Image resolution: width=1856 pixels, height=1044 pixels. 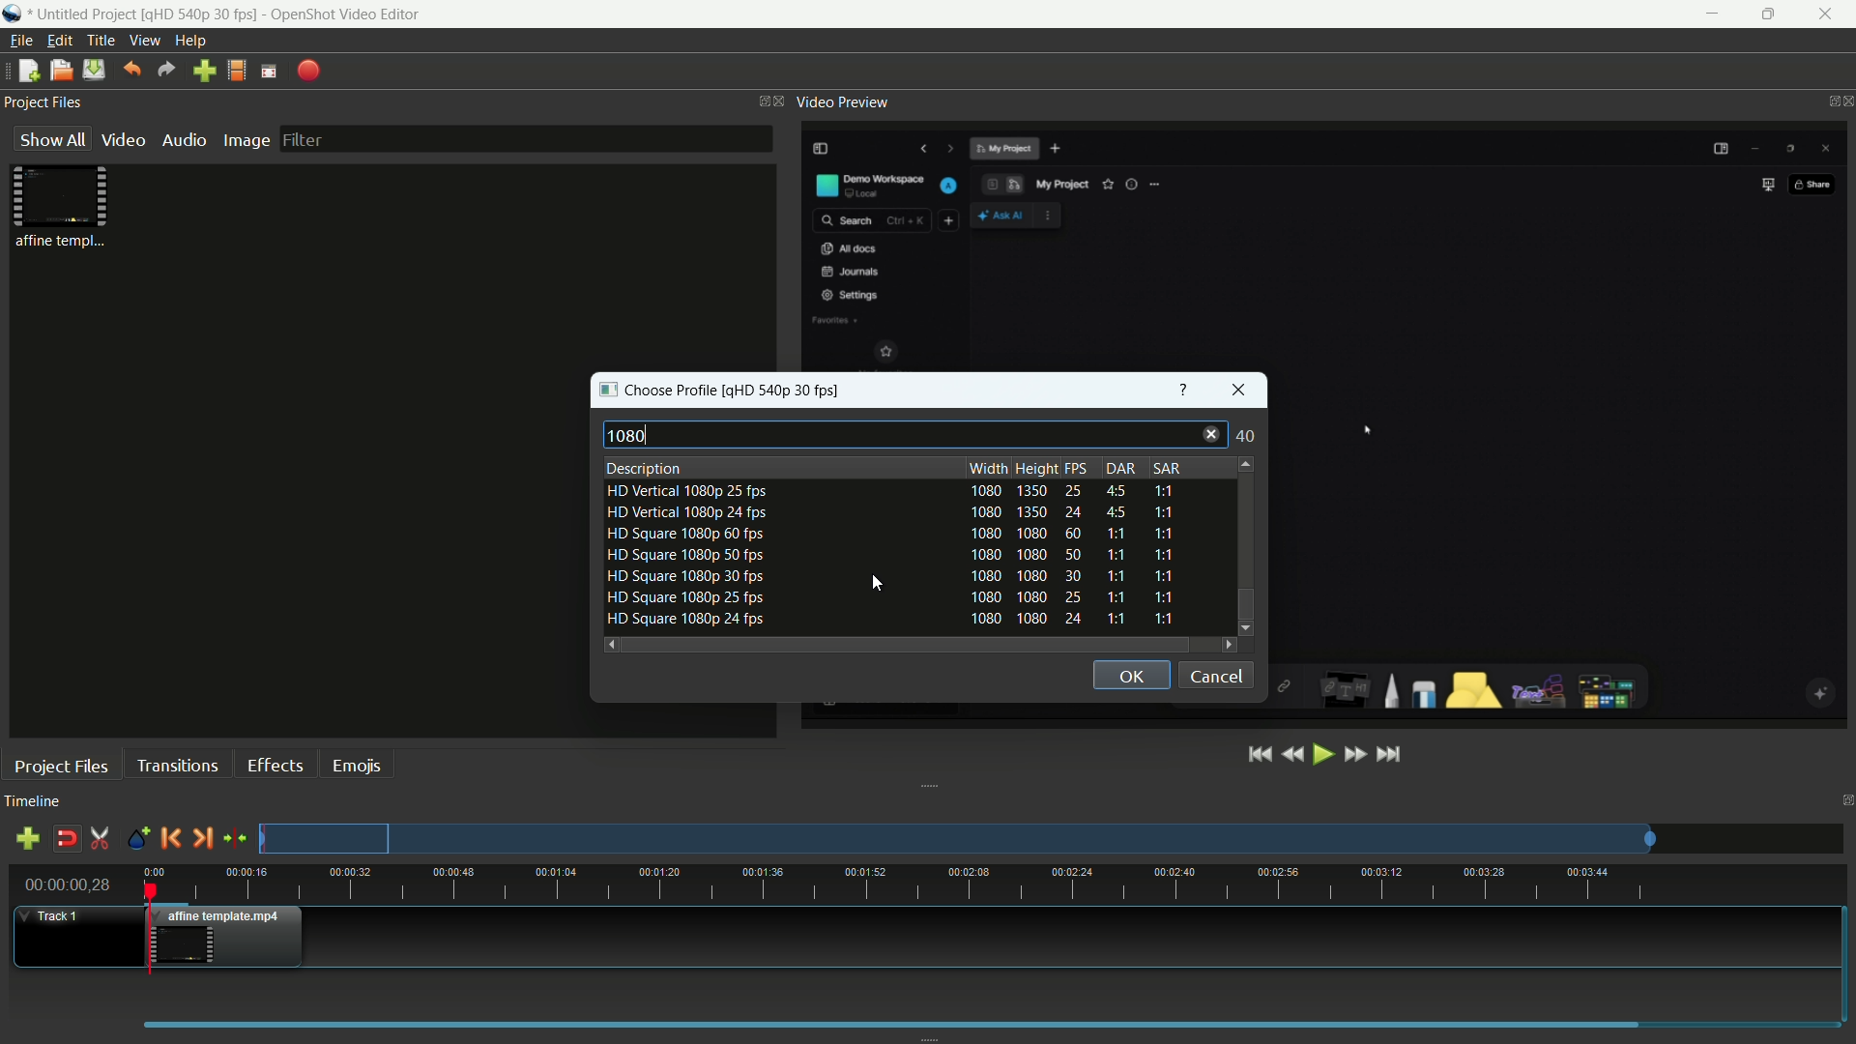 What do you see at coordinates (1000, 884) in the screenshot?
I see `time` at bounding box center [1000, 884].